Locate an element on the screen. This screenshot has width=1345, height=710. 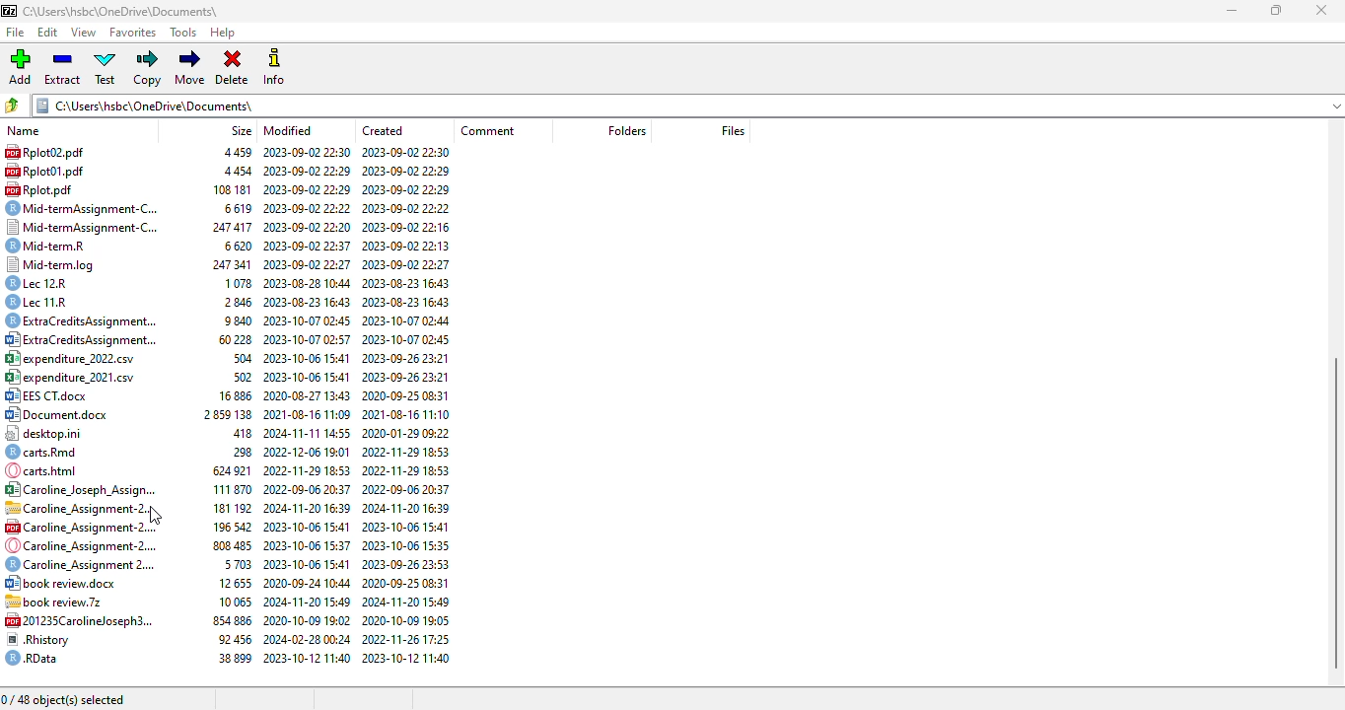
browse files is located at coordinates (14, 105).